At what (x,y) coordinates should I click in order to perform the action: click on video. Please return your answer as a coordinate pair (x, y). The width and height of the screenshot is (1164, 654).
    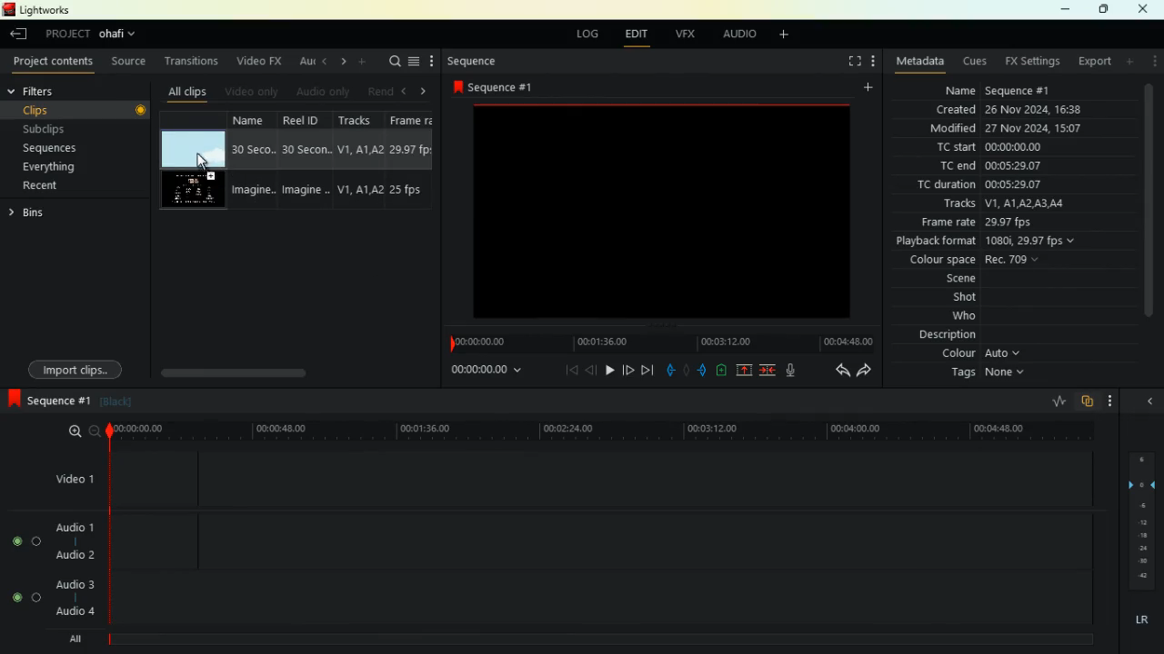
    Looking at the image, I should click on (194, 147).